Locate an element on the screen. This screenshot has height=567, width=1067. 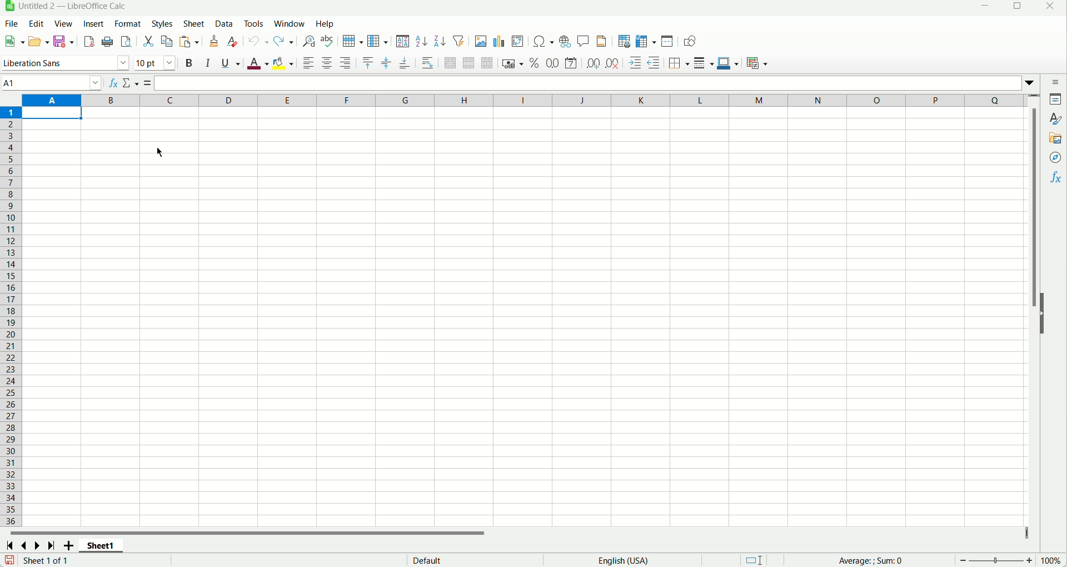
Text language is located at coordinates (623, 560).